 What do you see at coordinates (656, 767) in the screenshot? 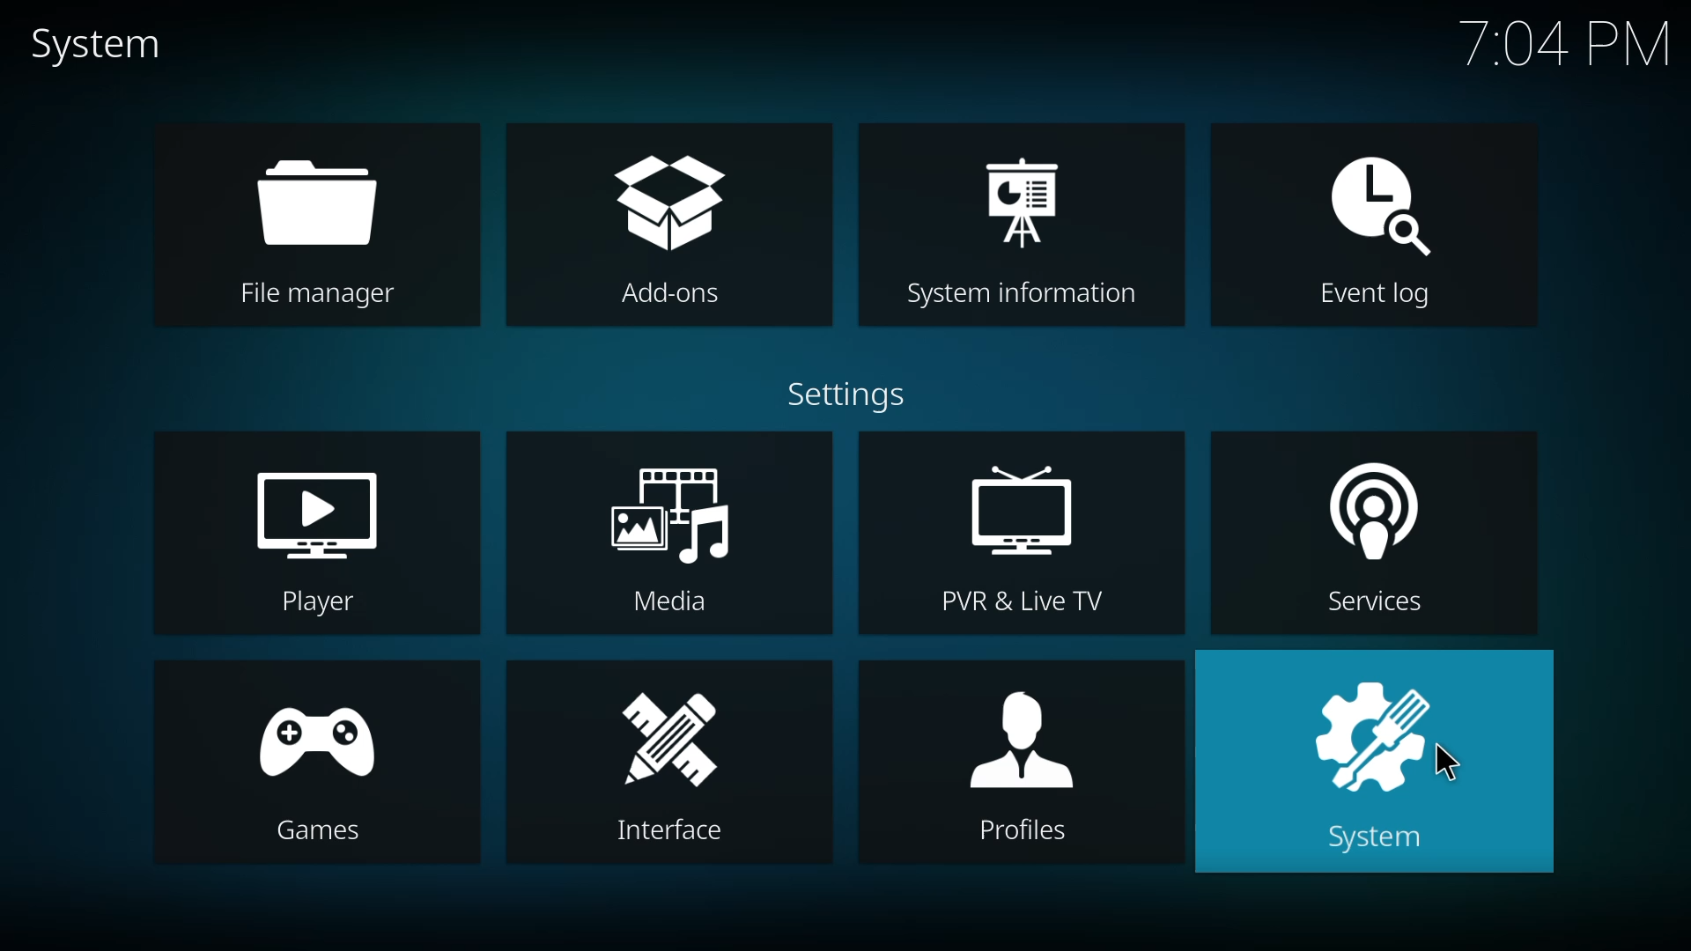
I see `interface` at bounding box center [656, 767].